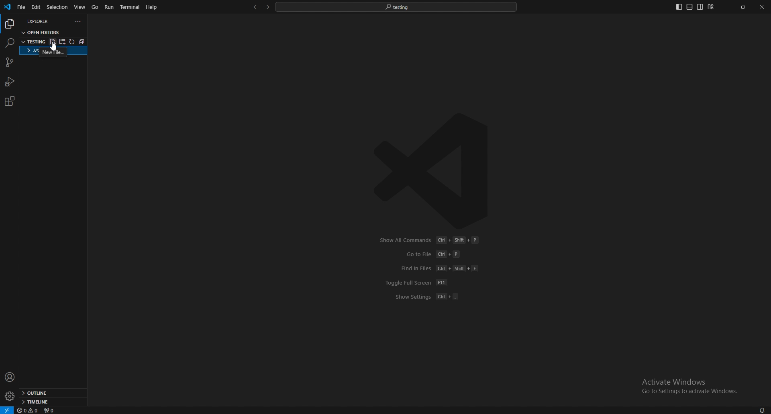  Describe the element at coordinates (43, 21) in the screenshot. I see `explorer` at that location.